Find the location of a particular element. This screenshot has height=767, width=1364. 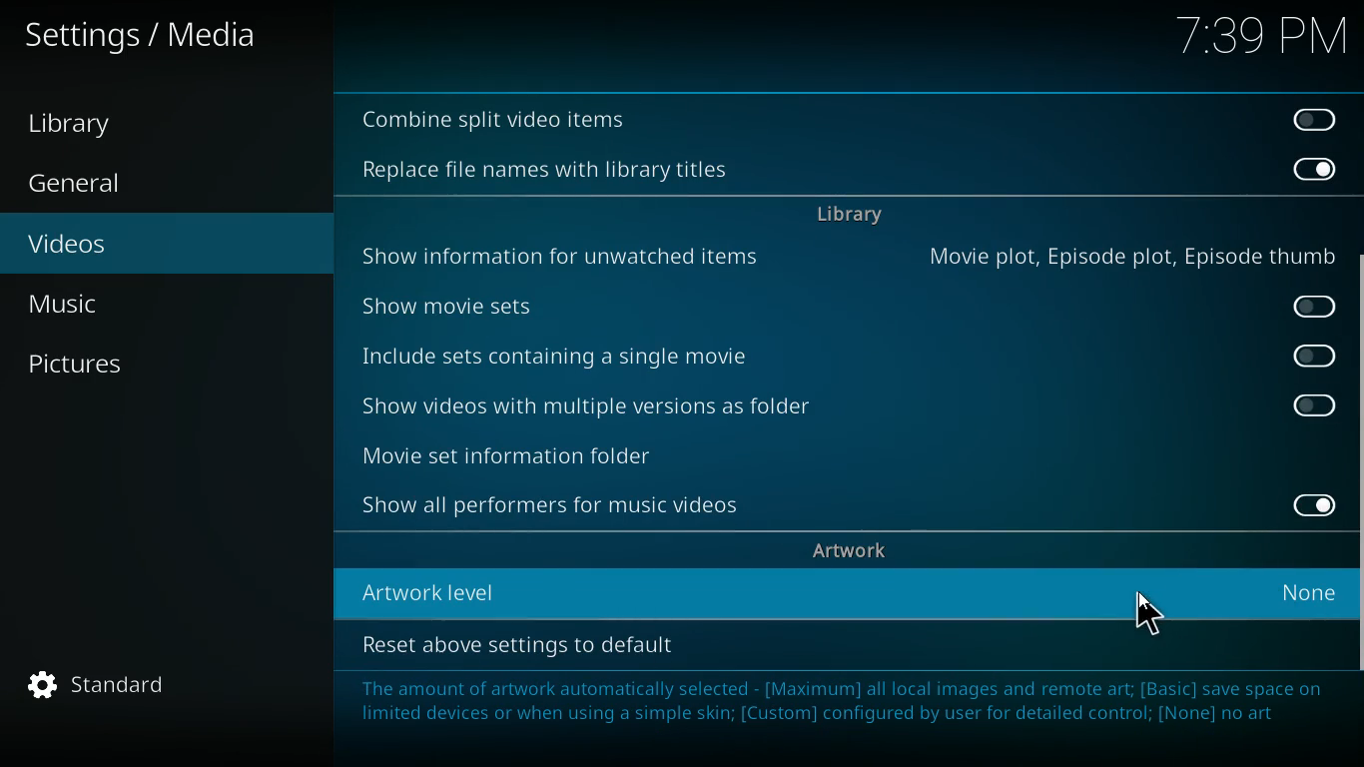

time is located at coordinates (1258, 38).